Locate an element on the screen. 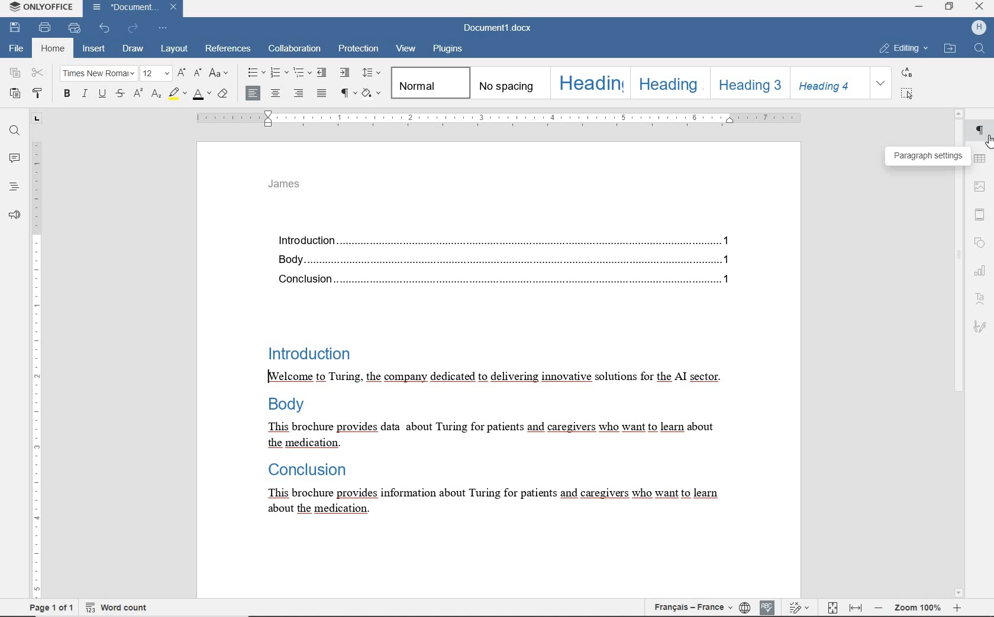 This screenshot has width=994, height=617. draw is located at coordinates (133, 49).